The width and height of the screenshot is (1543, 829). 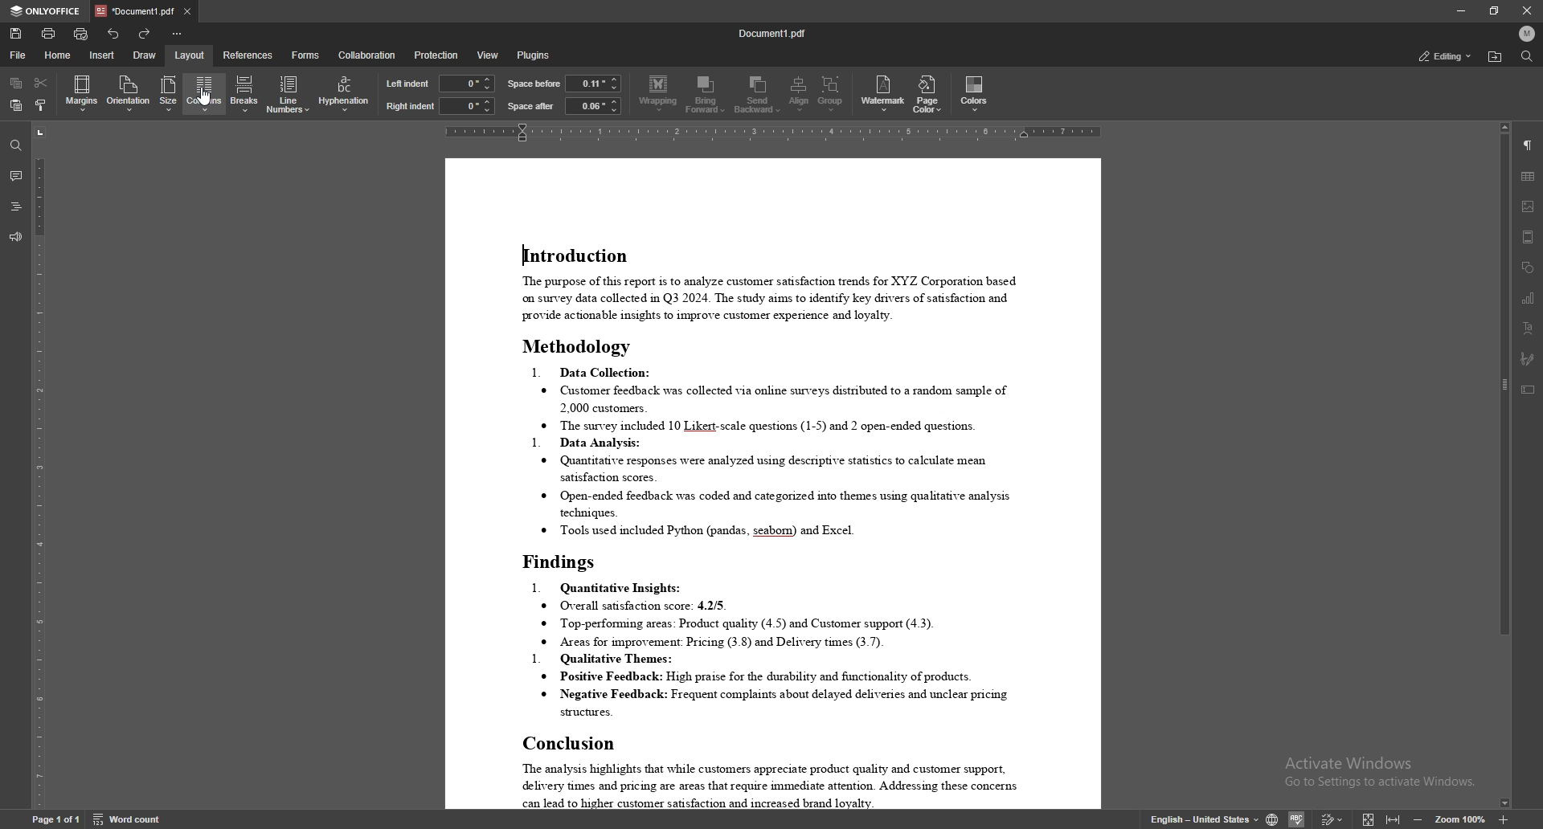 What do you see at coordinates (658, 95) in the screenshot?
I see `wrapping` at bounding box center [658, 95].